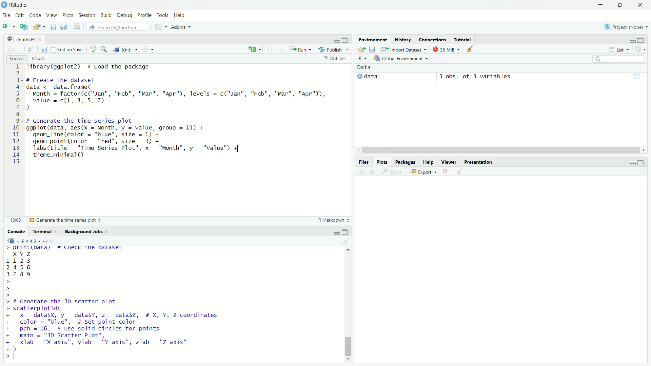 The height and width of the screenshot is (366, 651). I want to click on generate the time series plot, so click(68, 221).